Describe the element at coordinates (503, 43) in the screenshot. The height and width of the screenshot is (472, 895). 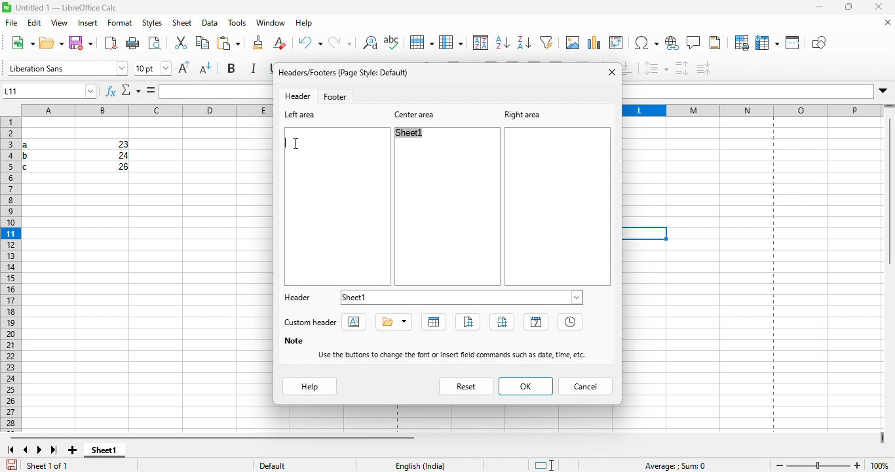
I see `sort descending ` at that location.